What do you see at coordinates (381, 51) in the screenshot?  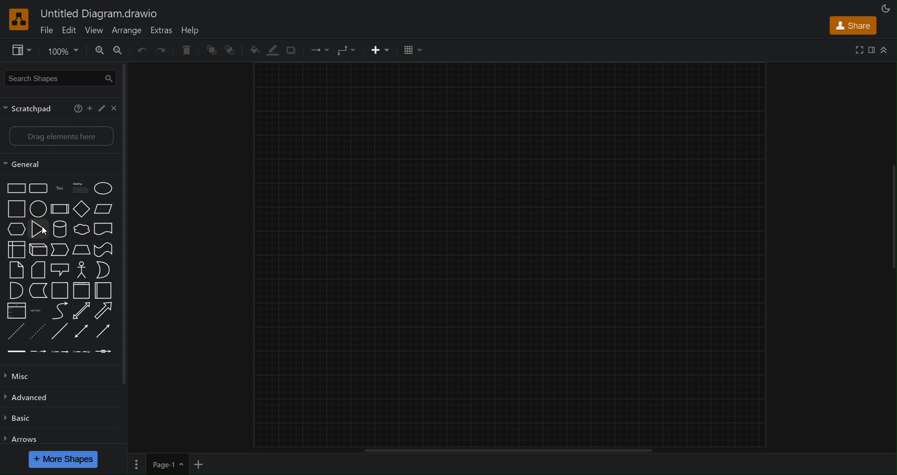 I see `Insert` at bounding box center [381, 51].